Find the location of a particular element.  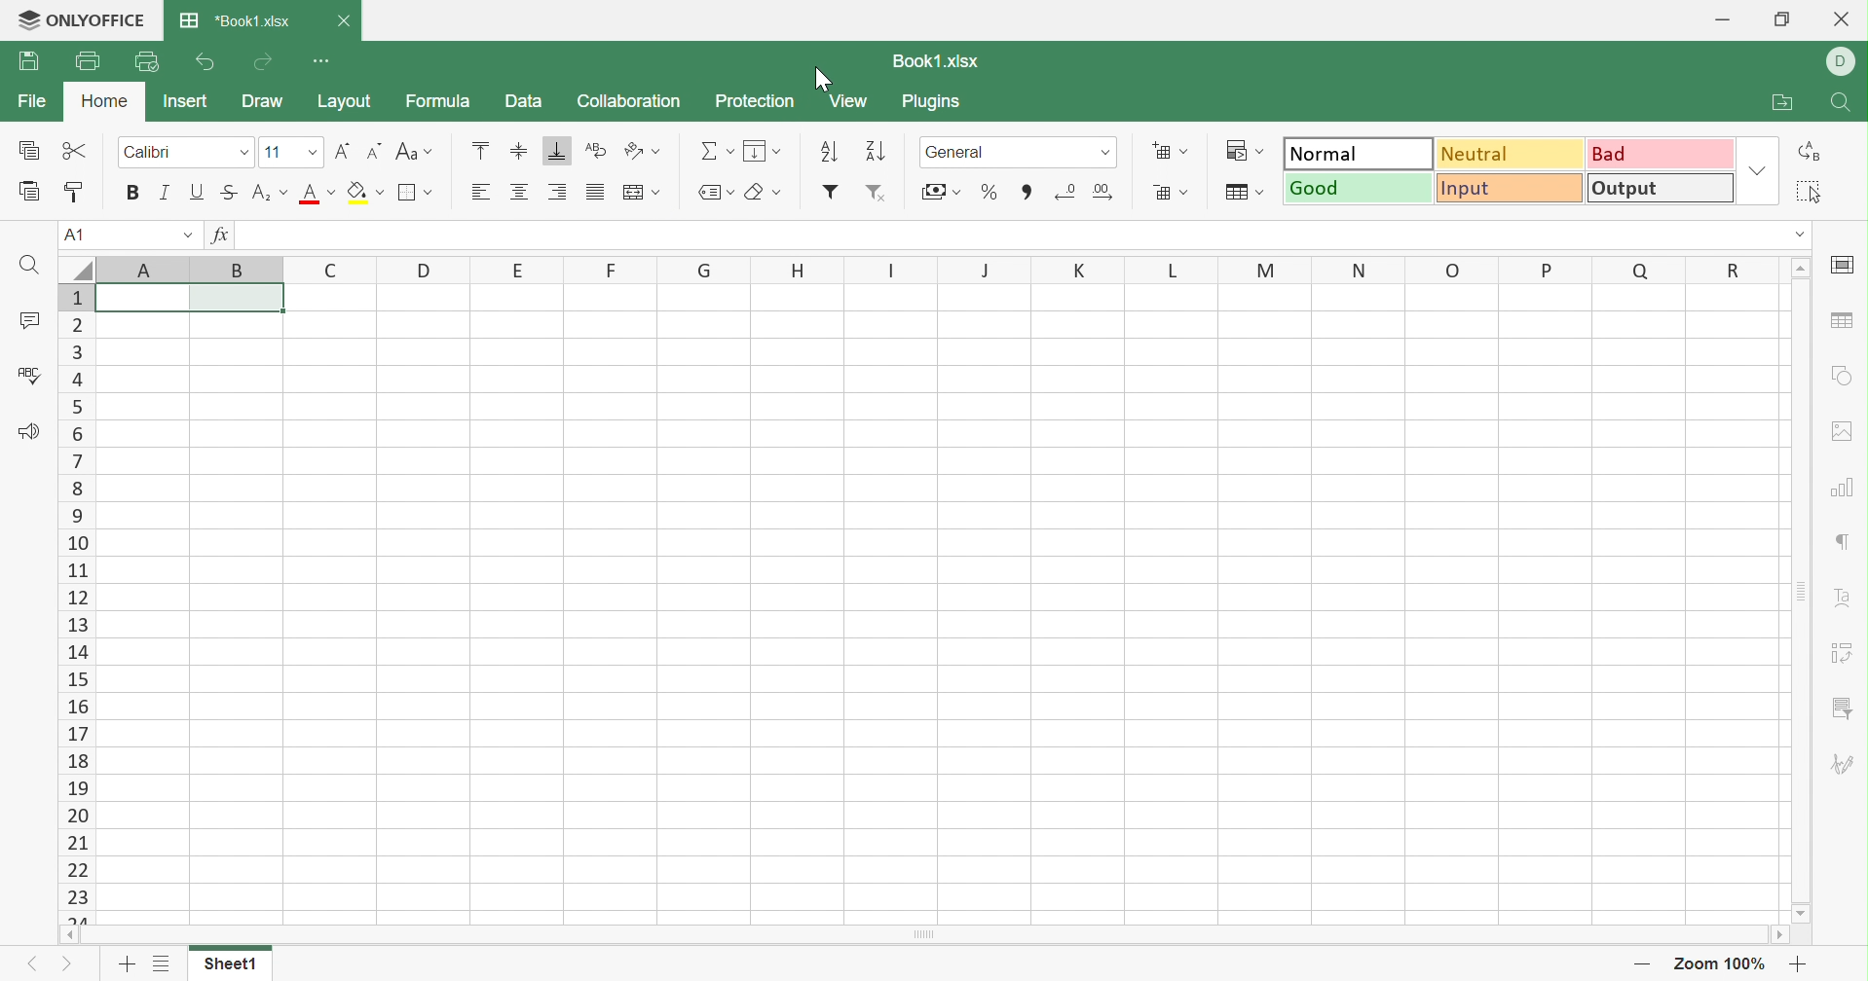

Scroll Bar is located at coordinates (921, 937).